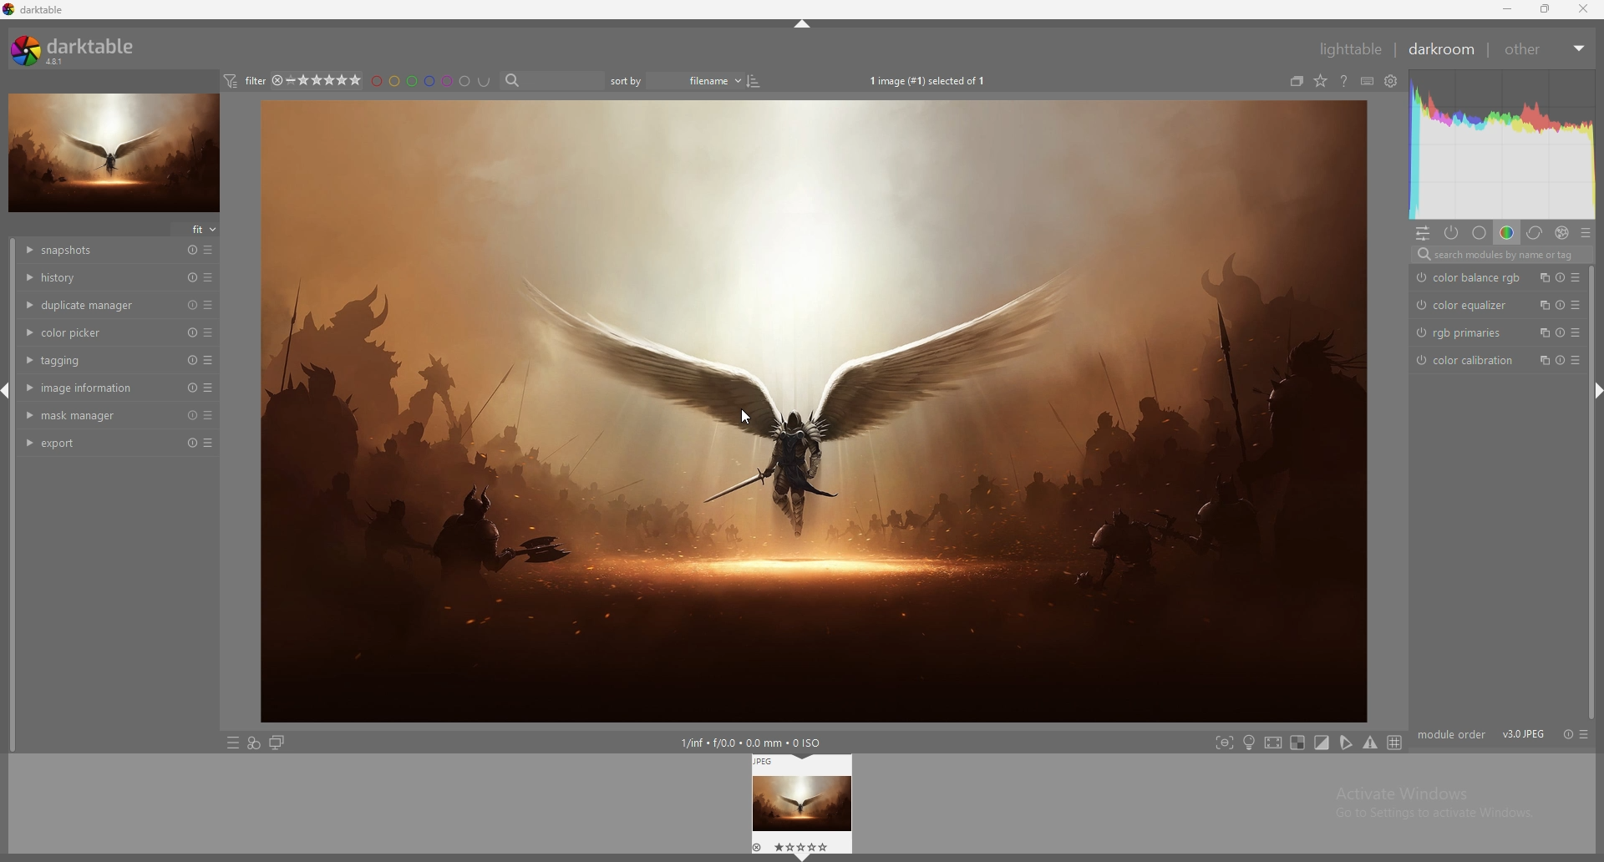 This screenshot has width=1604, height=862. Describe the element at coordinates (1542, 332) in the screenshot. I see `multiple instances action` at that location.